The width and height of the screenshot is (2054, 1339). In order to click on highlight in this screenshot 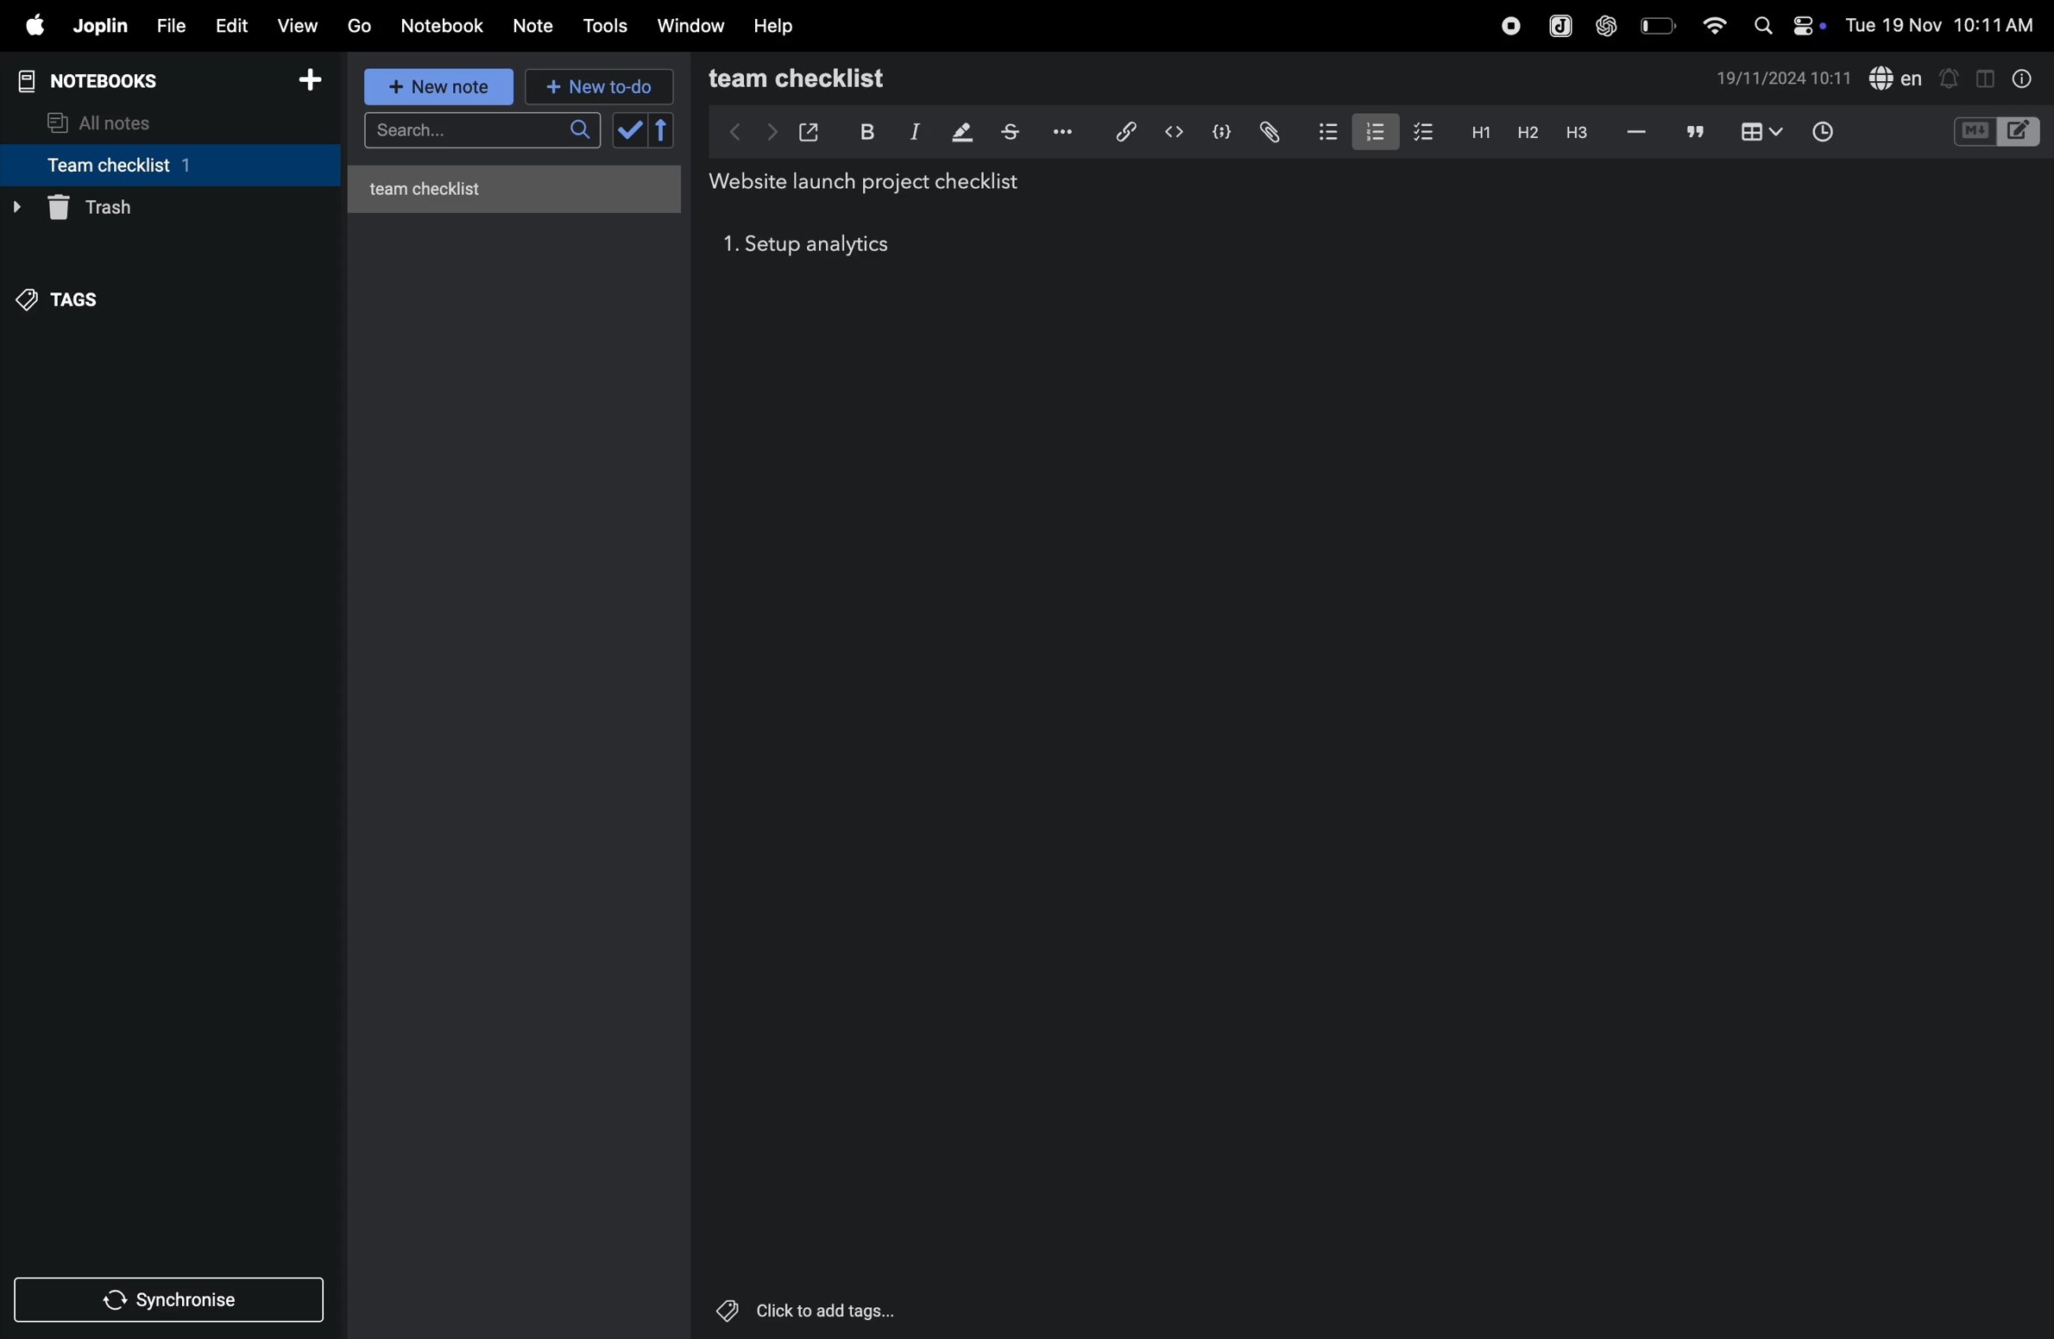, I will do `click(960, 133)`.